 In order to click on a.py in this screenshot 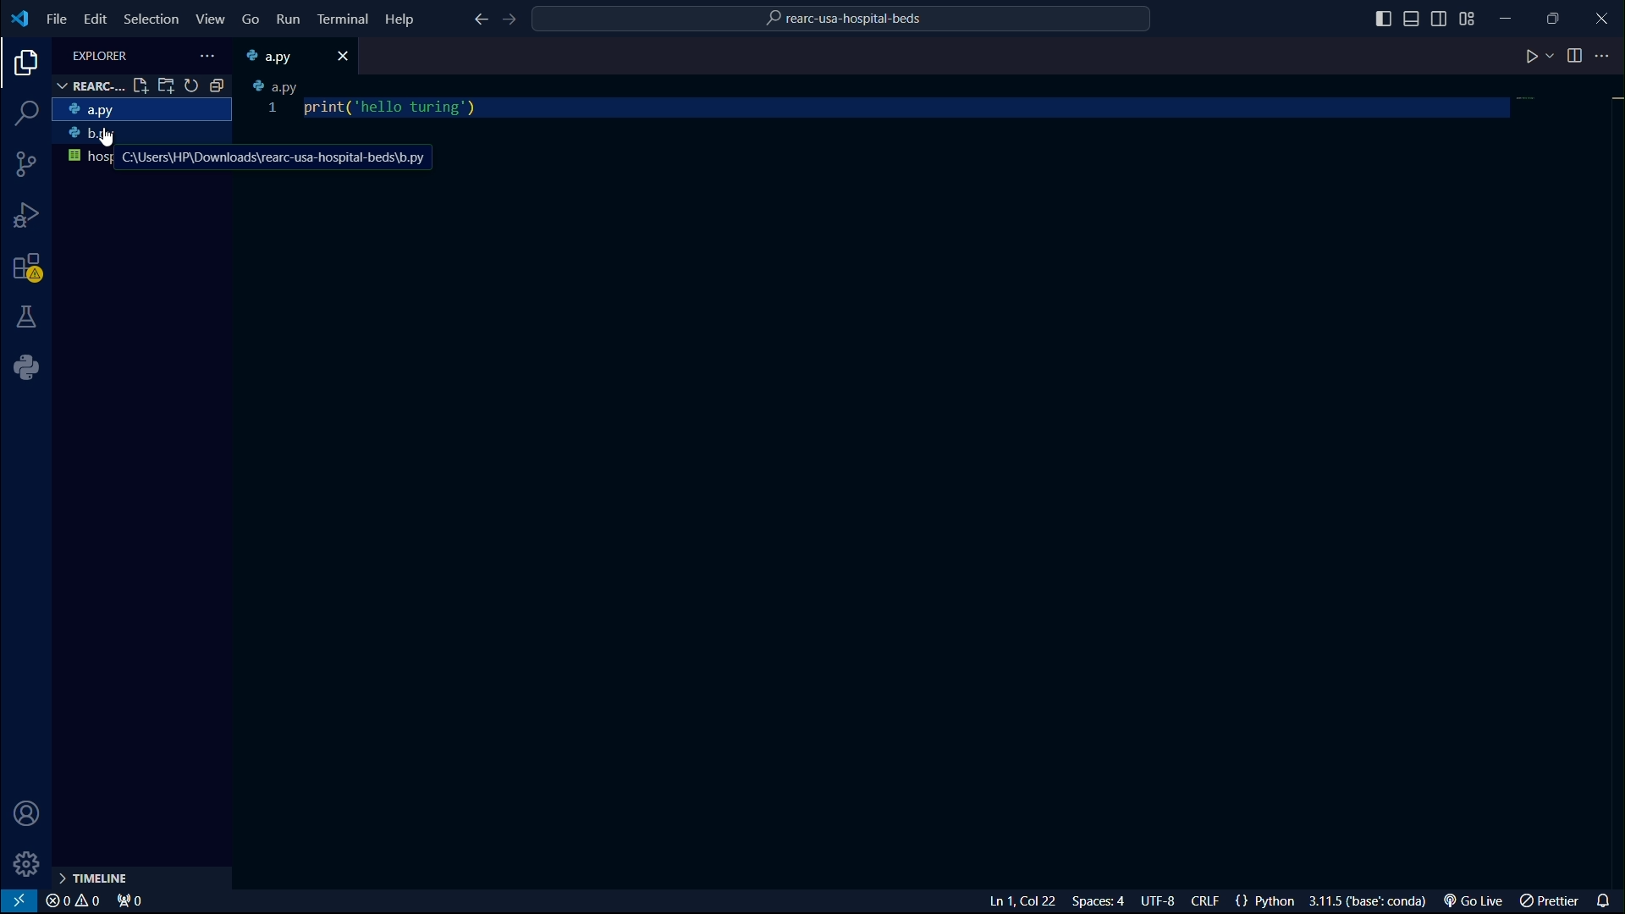, I will do `click(273, 87)`.